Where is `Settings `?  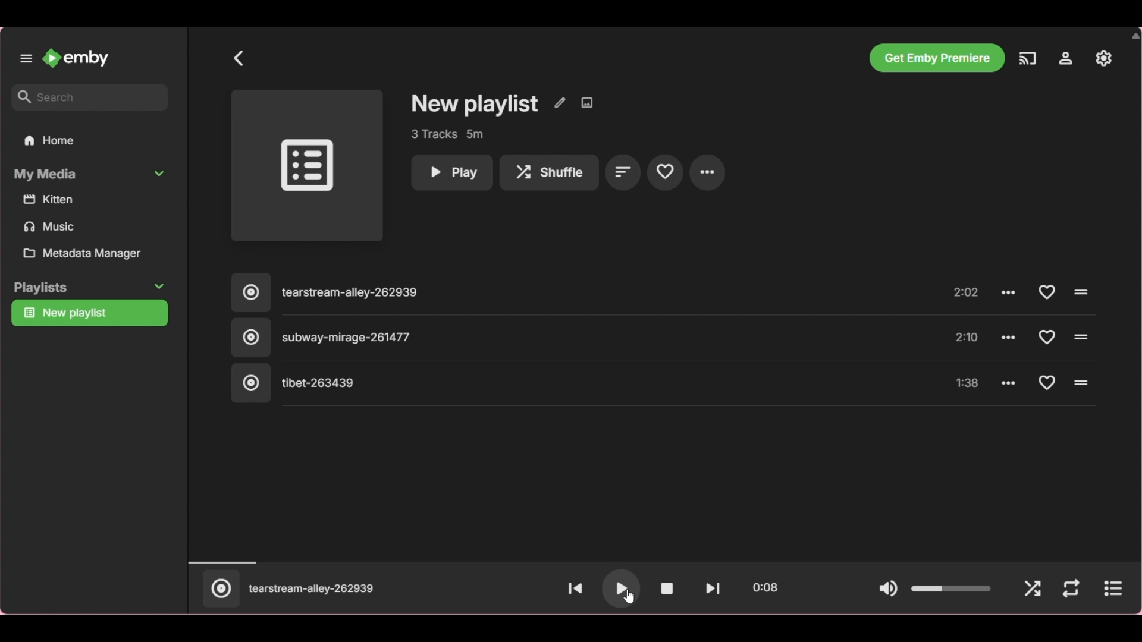 Settings  is located at coordinates (1065, 58).